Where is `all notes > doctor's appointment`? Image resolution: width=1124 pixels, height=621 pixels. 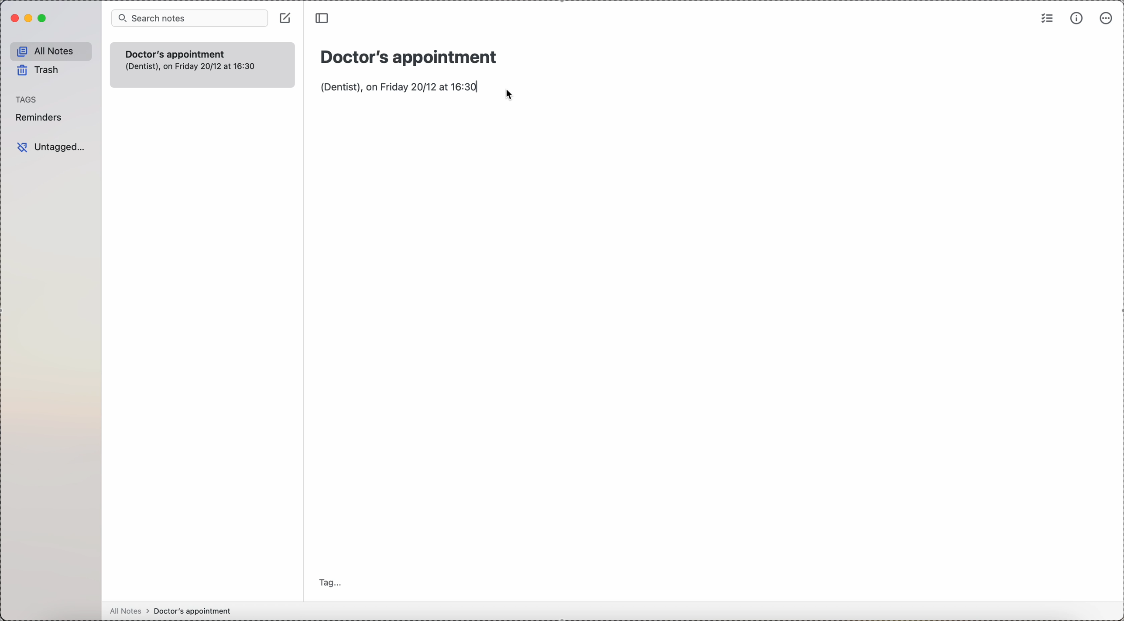
all notes > doctor's appointment is located at coordinates (171, 610).